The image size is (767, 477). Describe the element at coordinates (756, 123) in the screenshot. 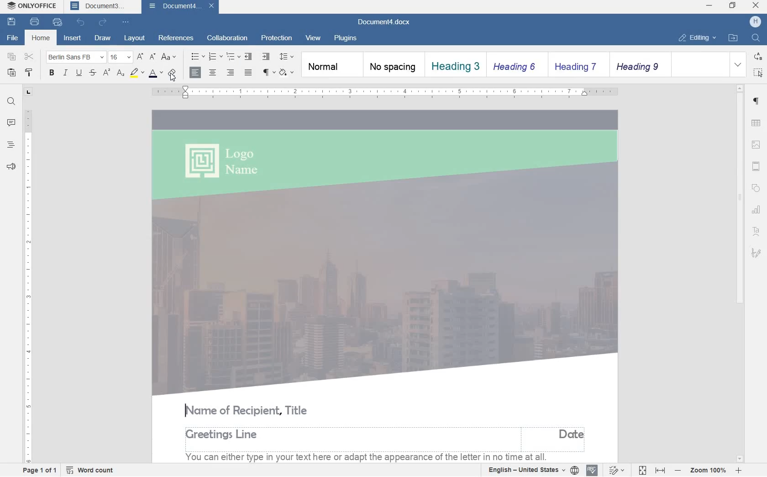

I see `table settings` at that location.